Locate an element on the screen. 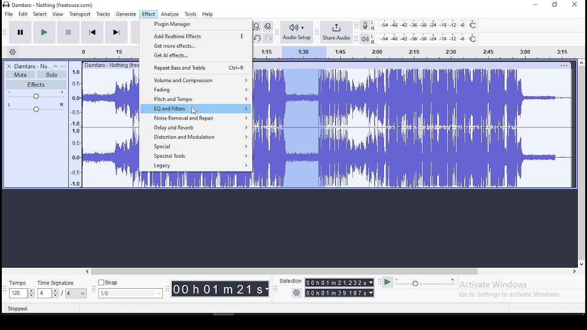 This screenshot has width=587, height=330. play is located at coordinates (44, 33).